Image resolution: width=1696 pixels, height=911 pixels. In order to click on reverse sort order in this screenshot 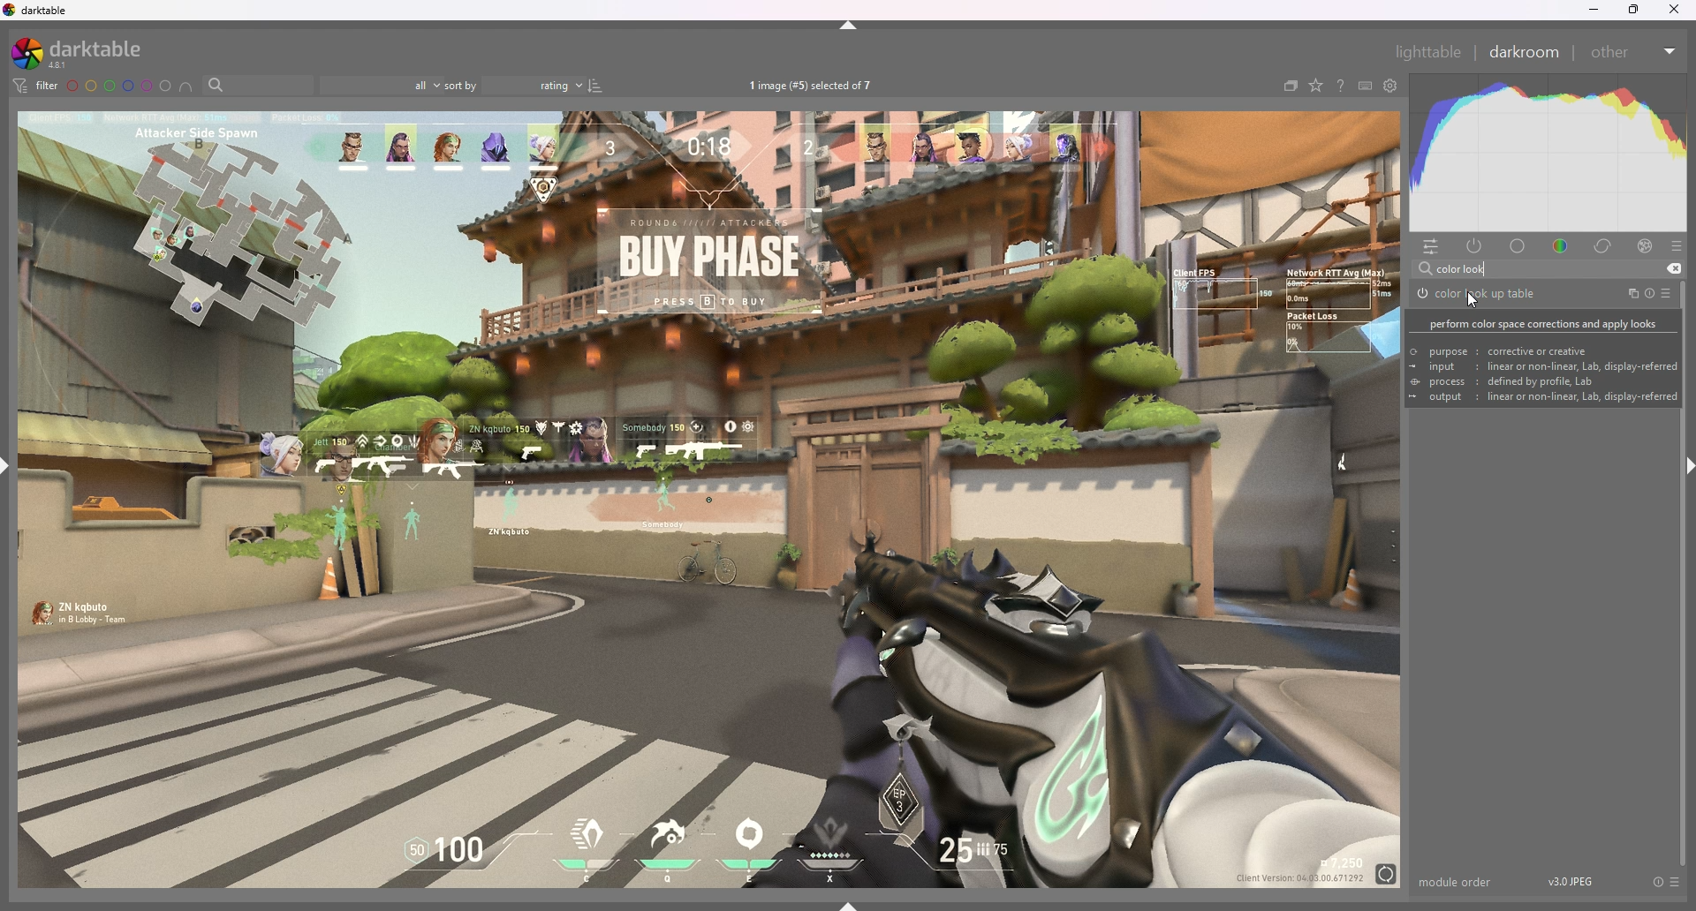, I will do `click(594, 86)`.